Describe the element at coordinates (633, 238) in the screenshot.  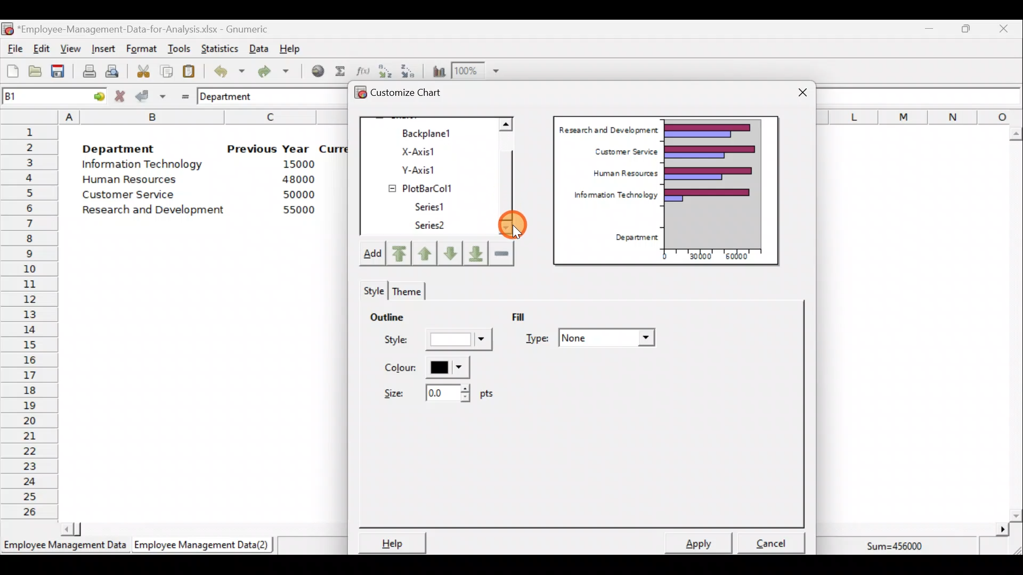
I see `Department` at that location.